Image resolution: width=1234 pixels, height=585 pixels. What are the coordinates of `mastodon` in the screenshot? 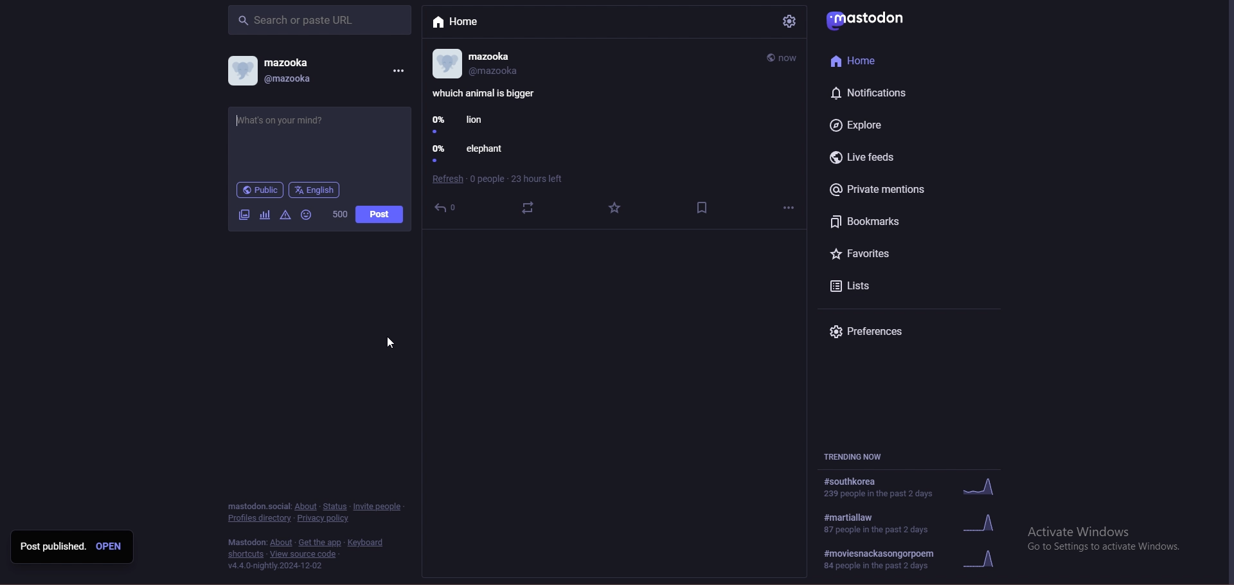 It's located at (871, 18).